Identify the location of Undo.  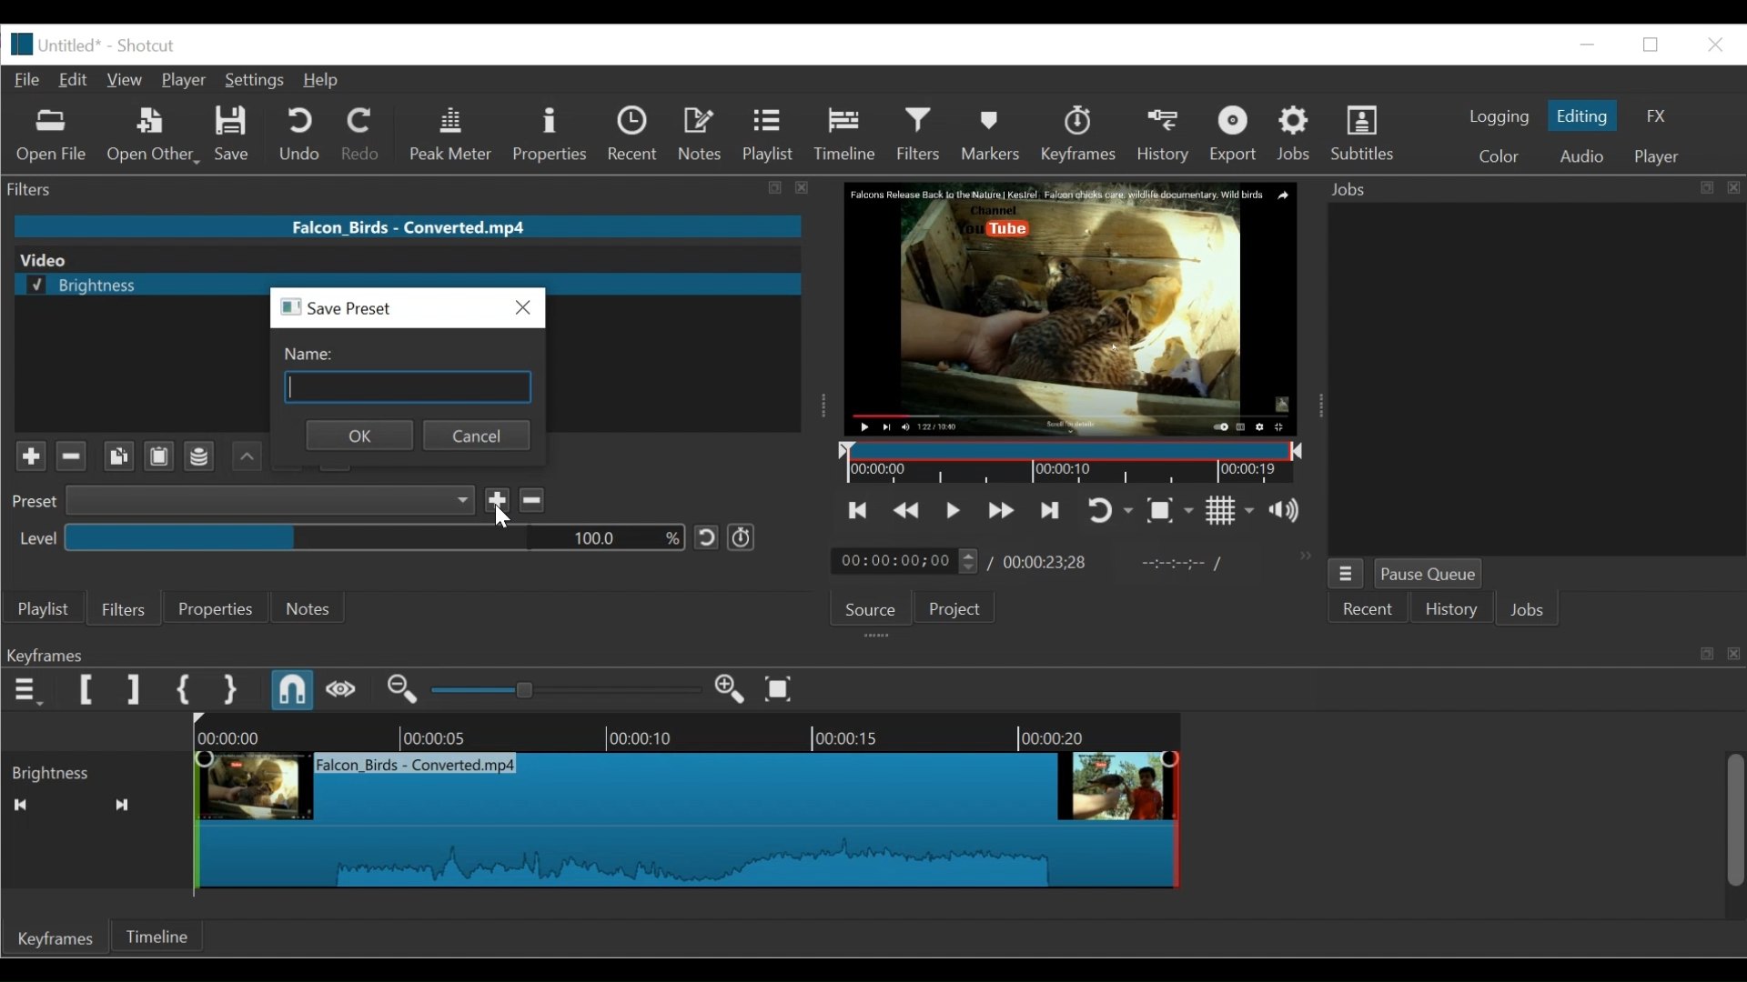
(303, 135).